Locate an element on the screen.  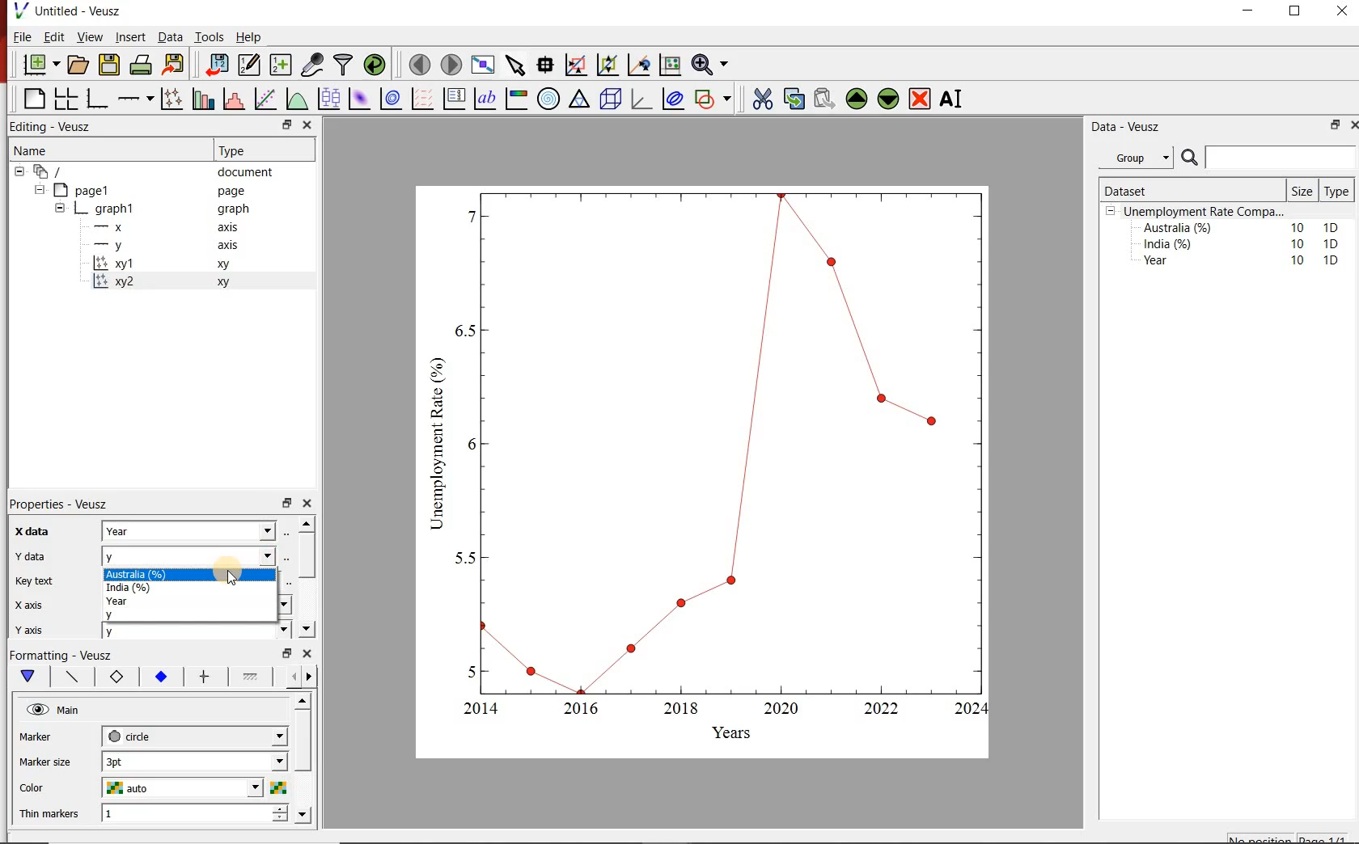
zoom funtions is located at coordinates (713, 63).